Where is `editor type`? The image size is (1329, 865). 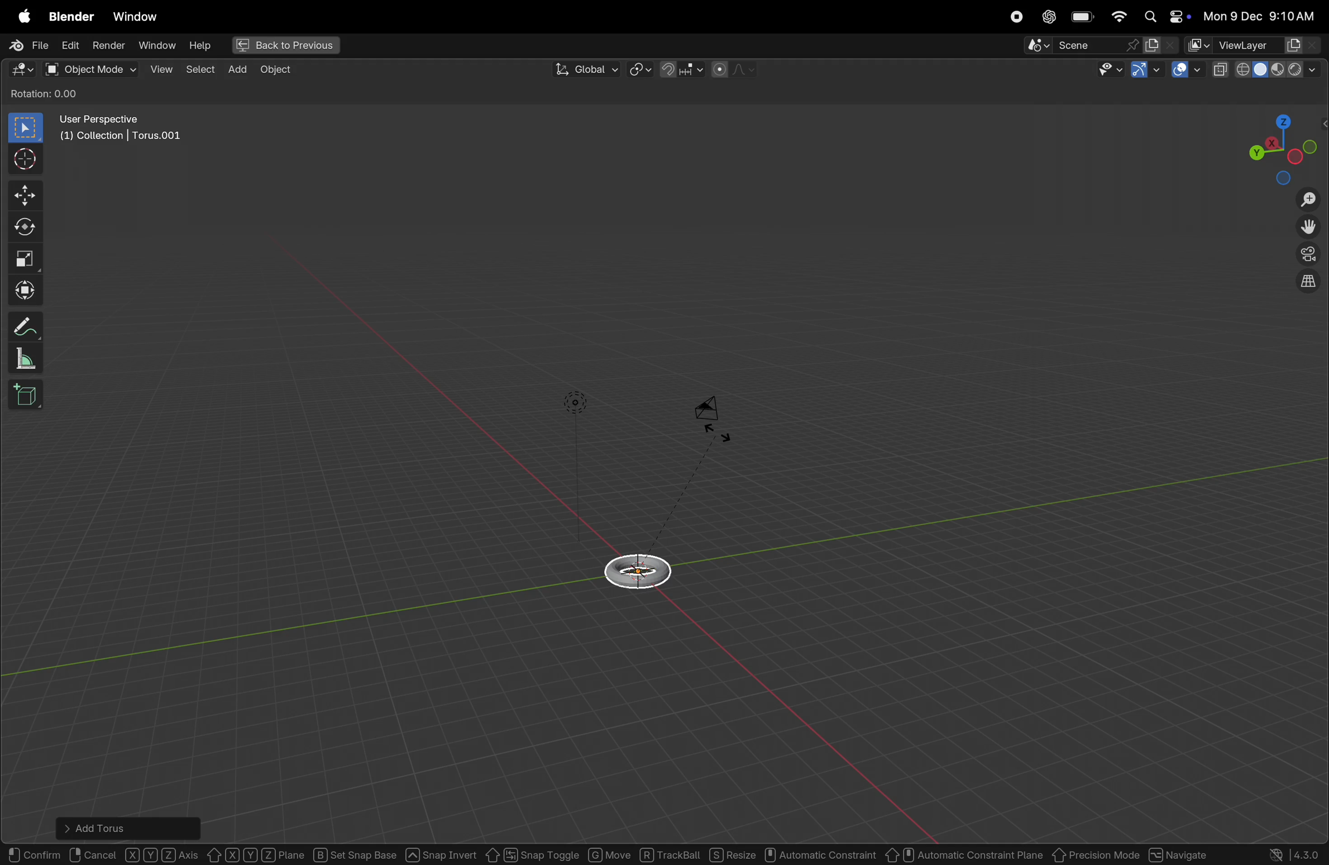
editor type is located at coordinates (18, 71).